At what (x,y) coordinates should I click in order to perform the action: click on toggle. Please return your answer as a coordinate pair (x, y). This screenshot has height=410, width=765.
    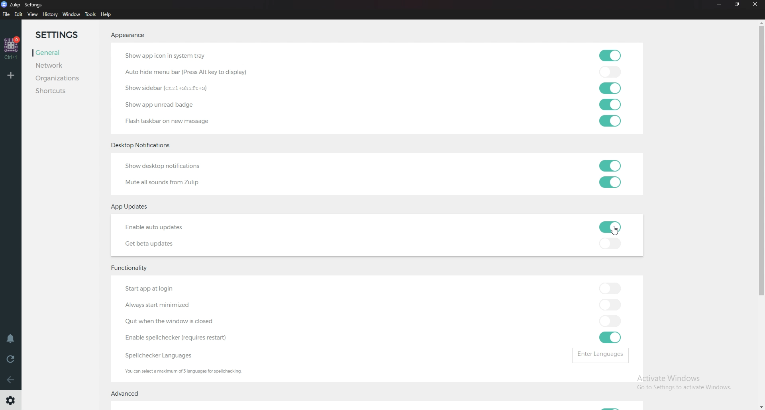
    Looking at the image, I should click on (610, 227).